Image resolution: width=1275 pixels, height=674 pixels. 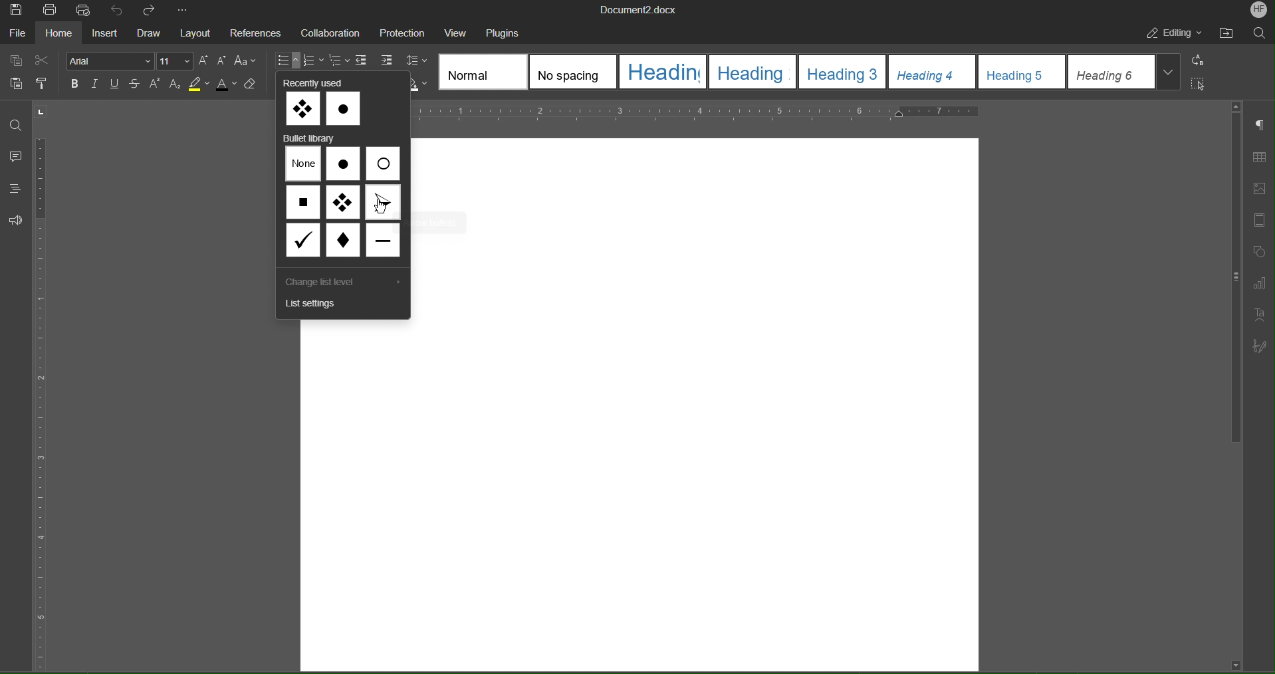 I want to click on Italics, so click(x=96, y=84).